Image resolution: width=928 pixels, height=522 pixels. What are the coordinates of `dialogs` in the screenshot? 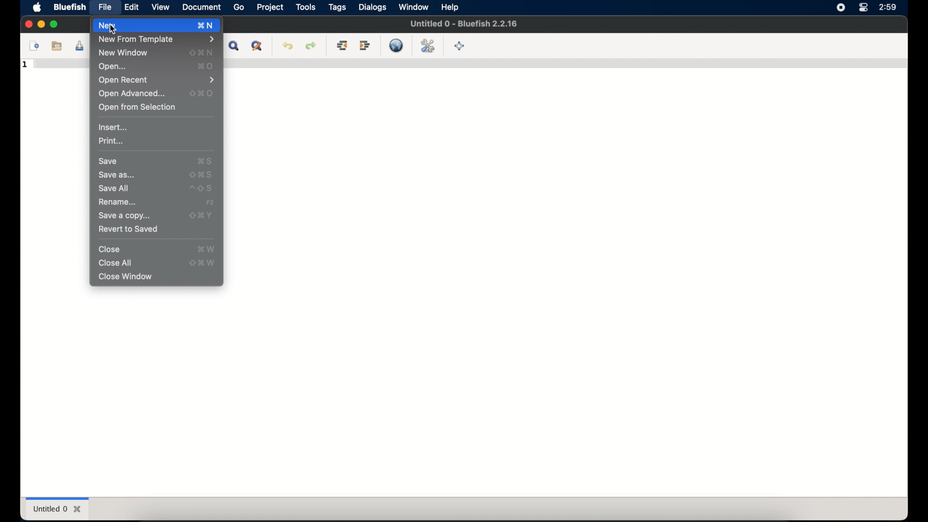 It's located at (373, 7).